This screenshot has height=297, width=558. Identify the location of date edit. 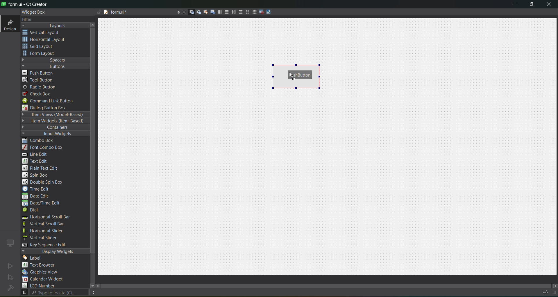
(37, 196).